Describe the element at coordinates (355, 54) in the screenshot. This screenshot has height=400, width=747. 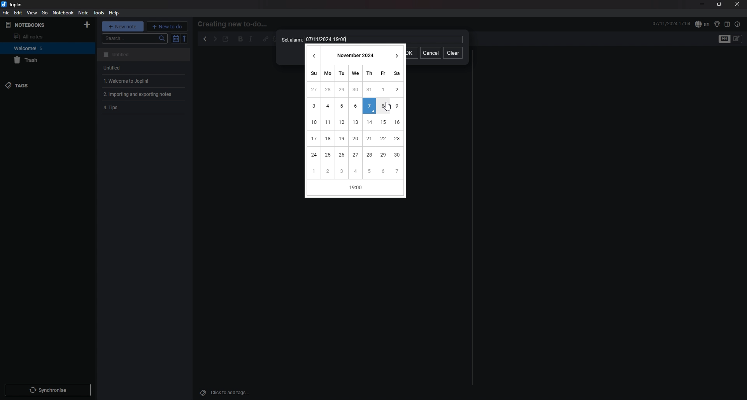
I see `month` at that location.